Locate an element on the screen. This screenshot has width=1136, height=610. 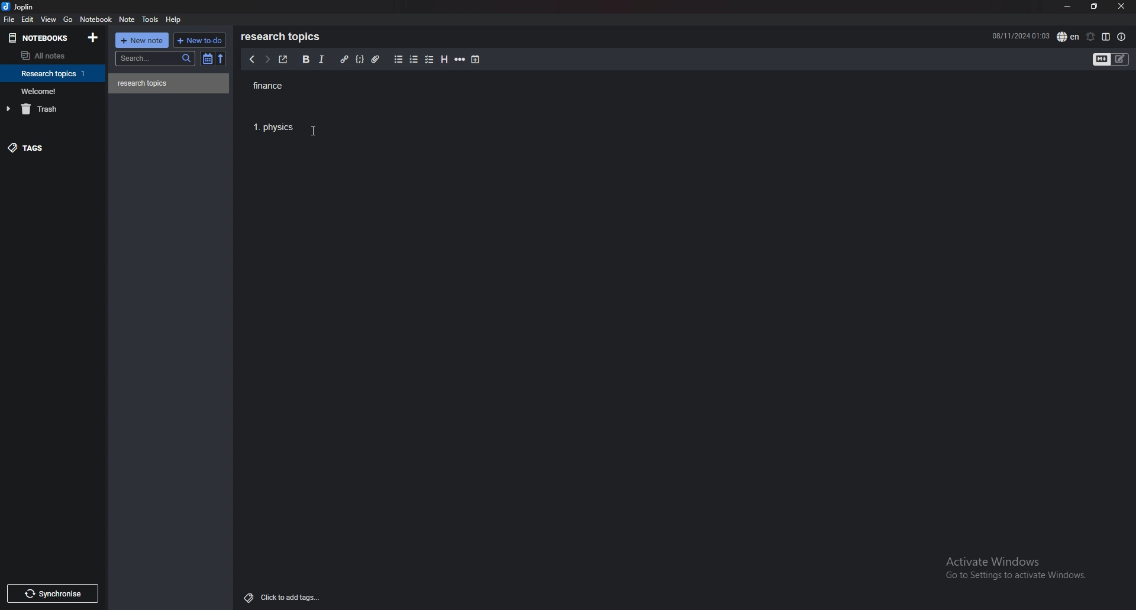
horizontal rule is located at coordinates (461, 60).